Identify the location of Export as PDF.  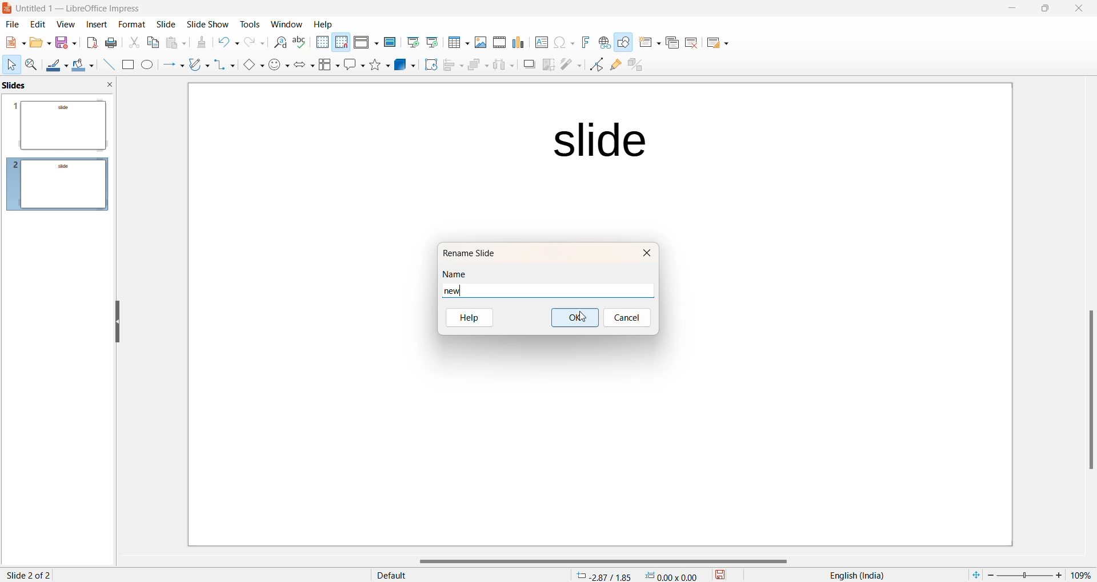
(90, 43).